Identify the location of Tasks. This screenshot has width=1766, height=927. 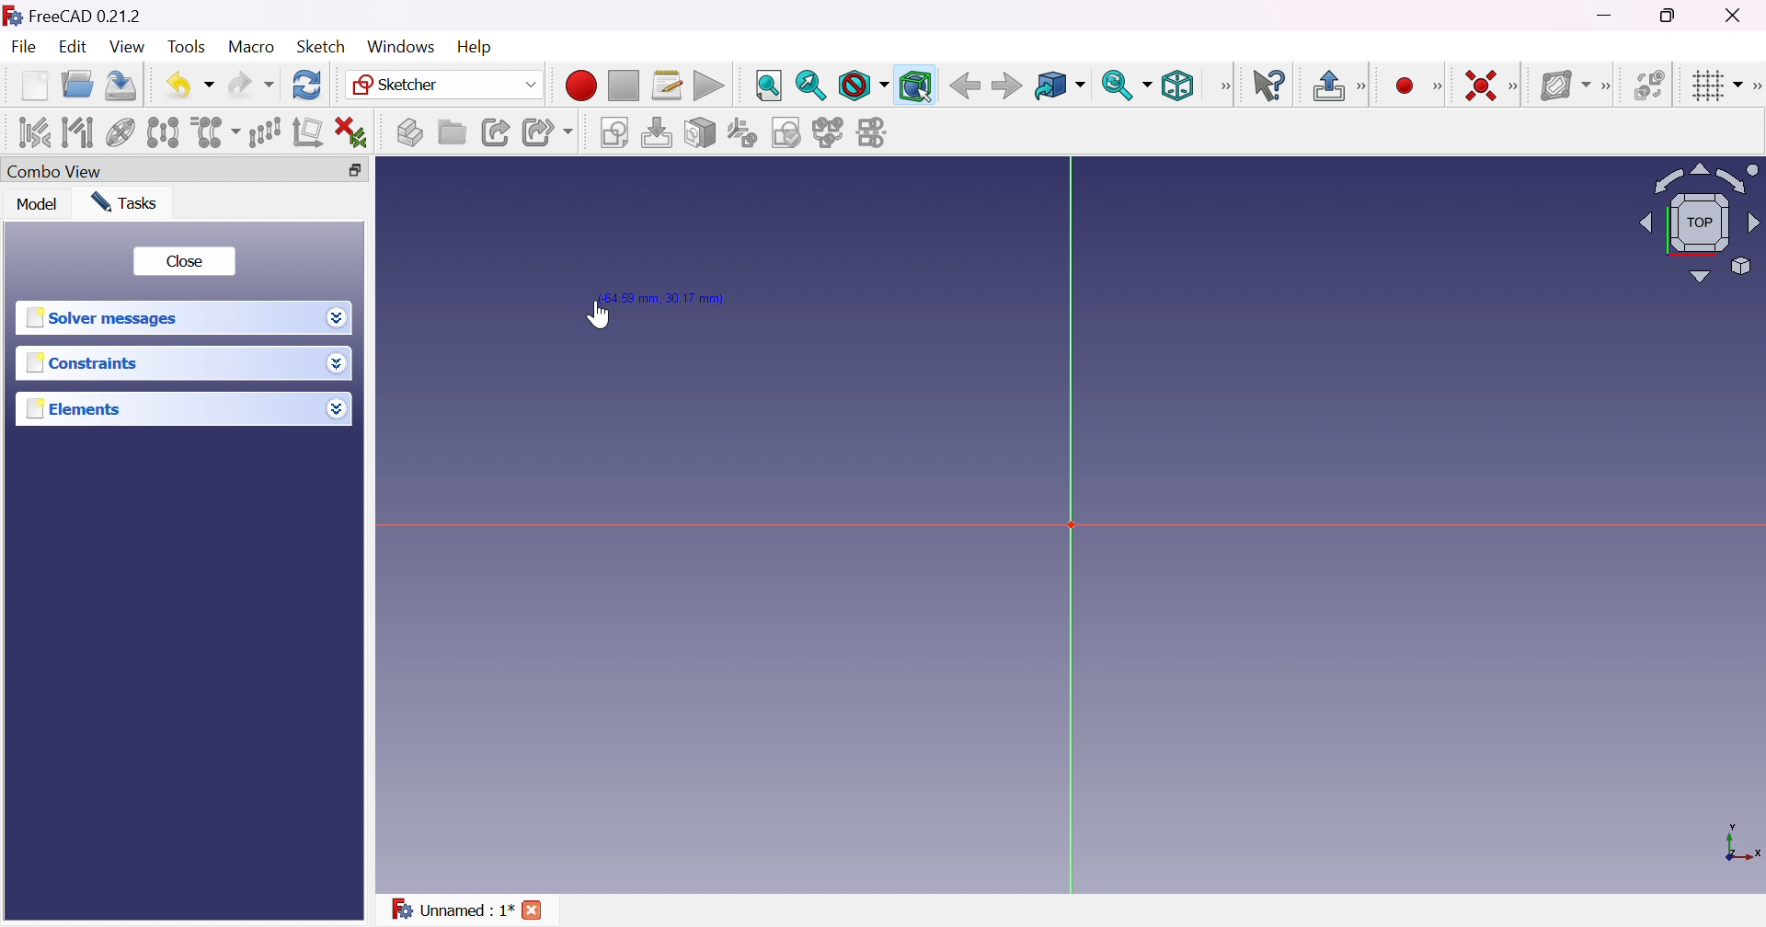
(124, 202).